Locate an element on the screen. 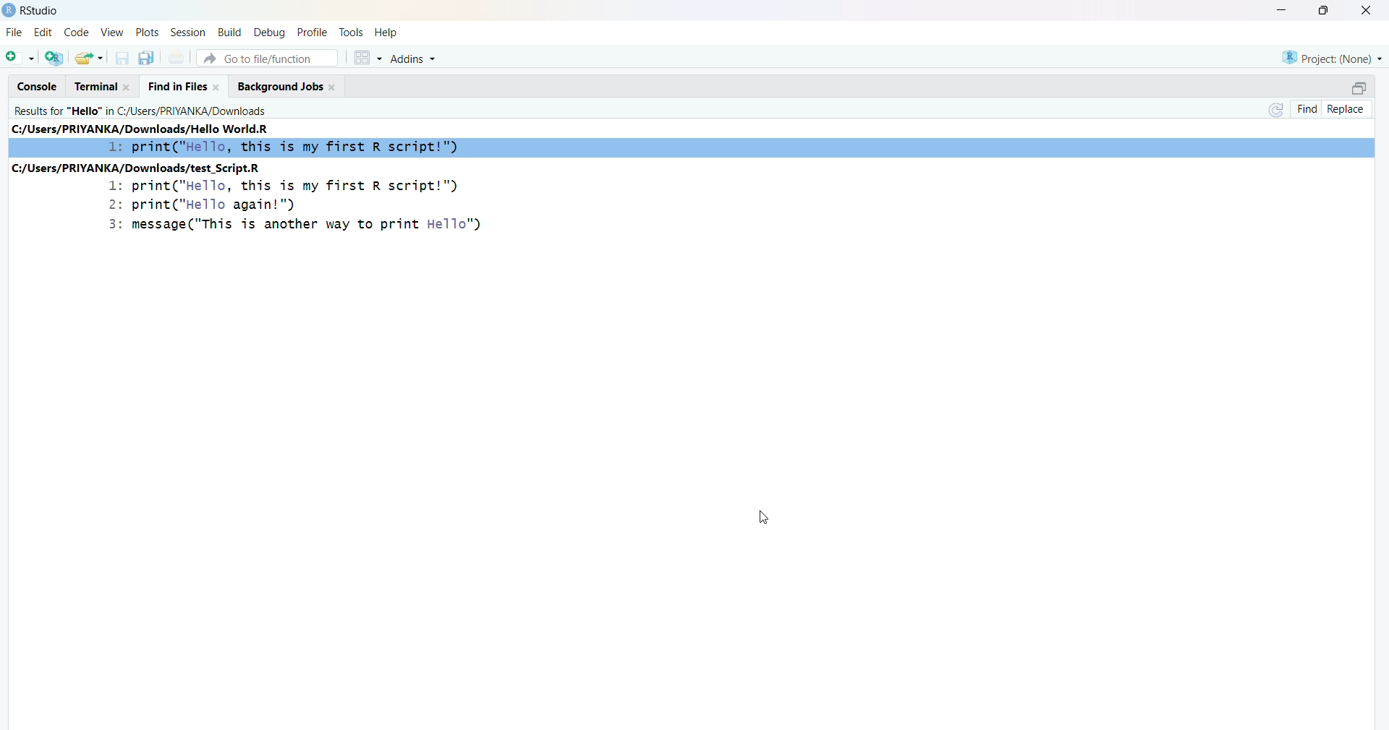 This screenshot has width=1389, height=730. go to file/function is located at coordinates (268, 58).